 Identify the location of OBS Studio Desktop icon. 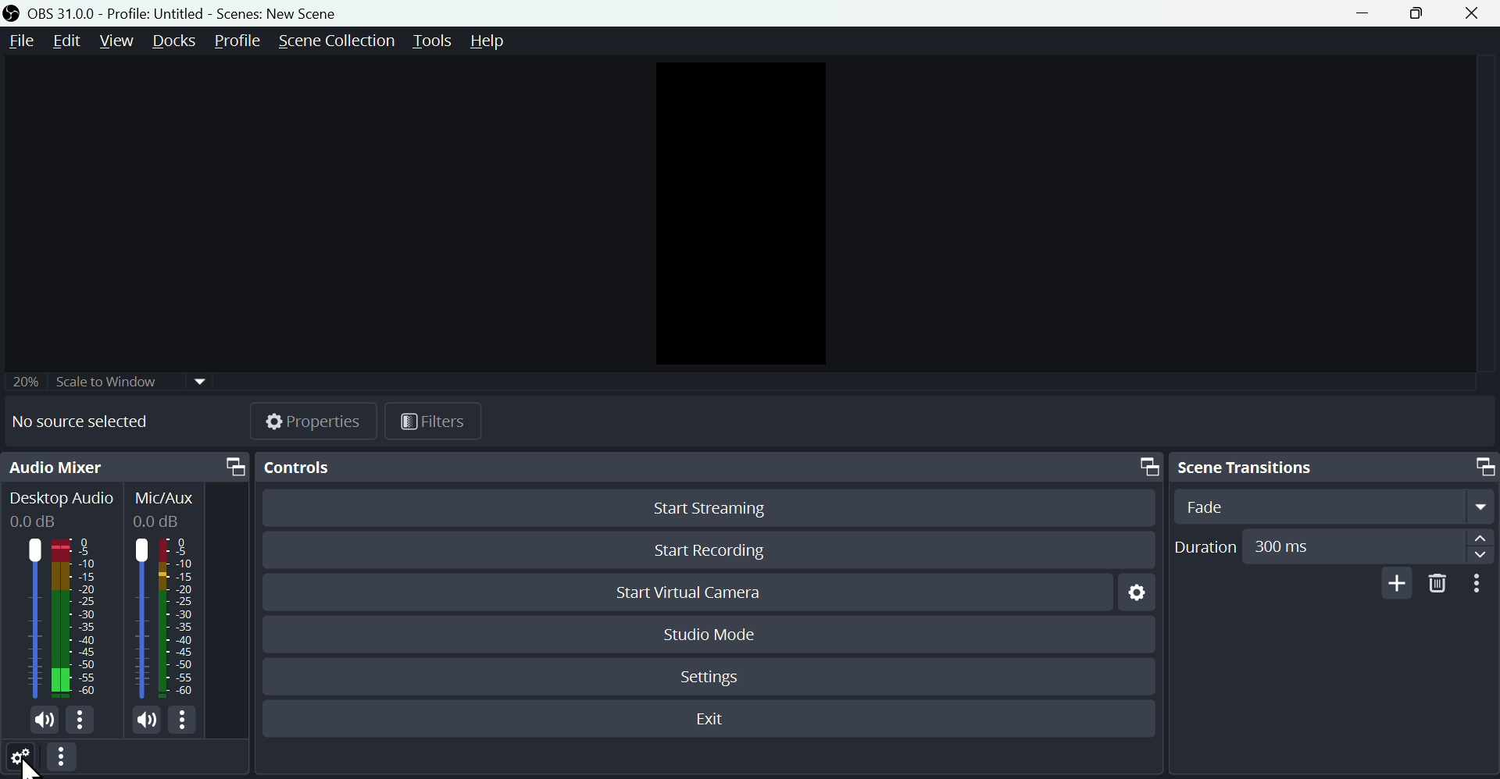
(12, 13).